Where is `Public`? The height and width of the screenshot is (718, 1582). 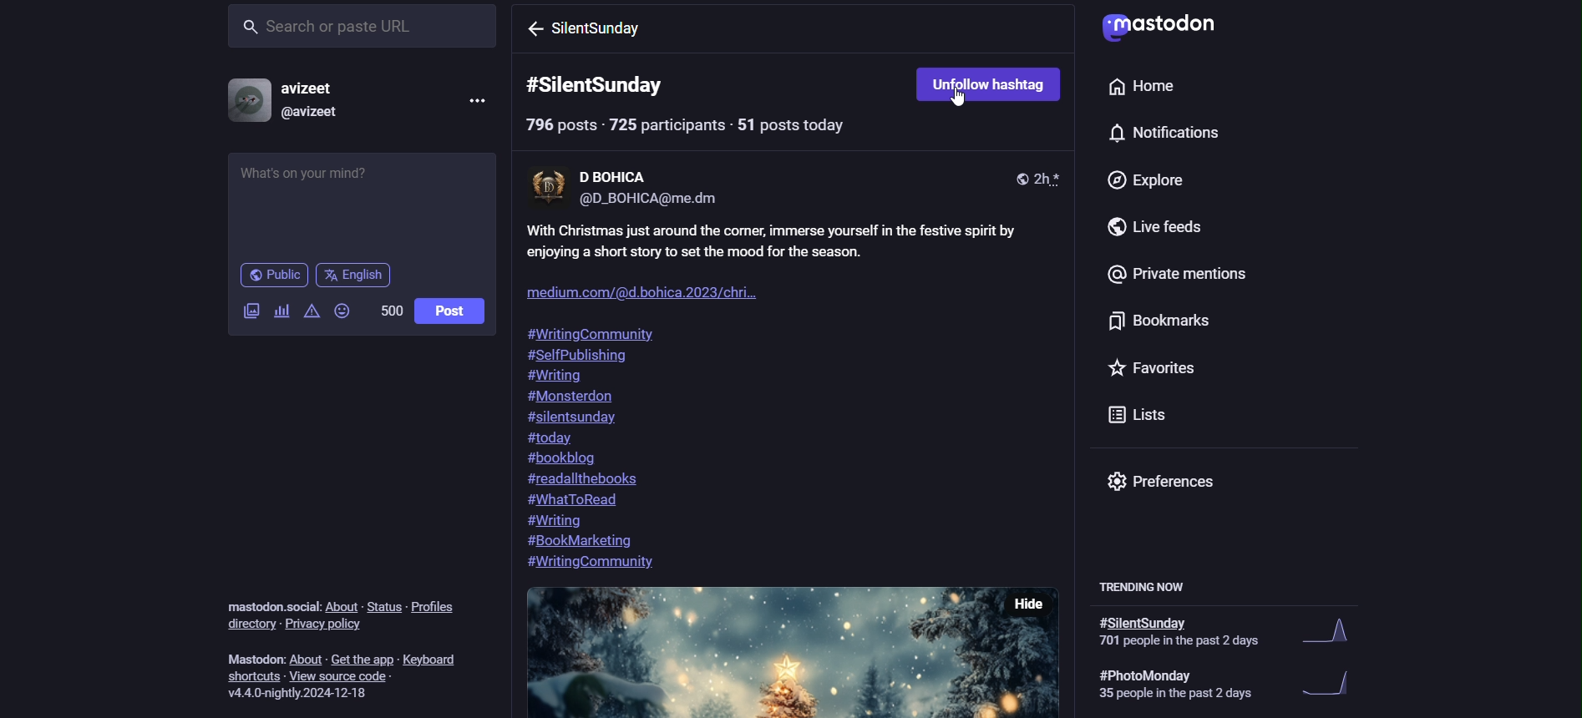
Public is located at coordinates (272, 276).